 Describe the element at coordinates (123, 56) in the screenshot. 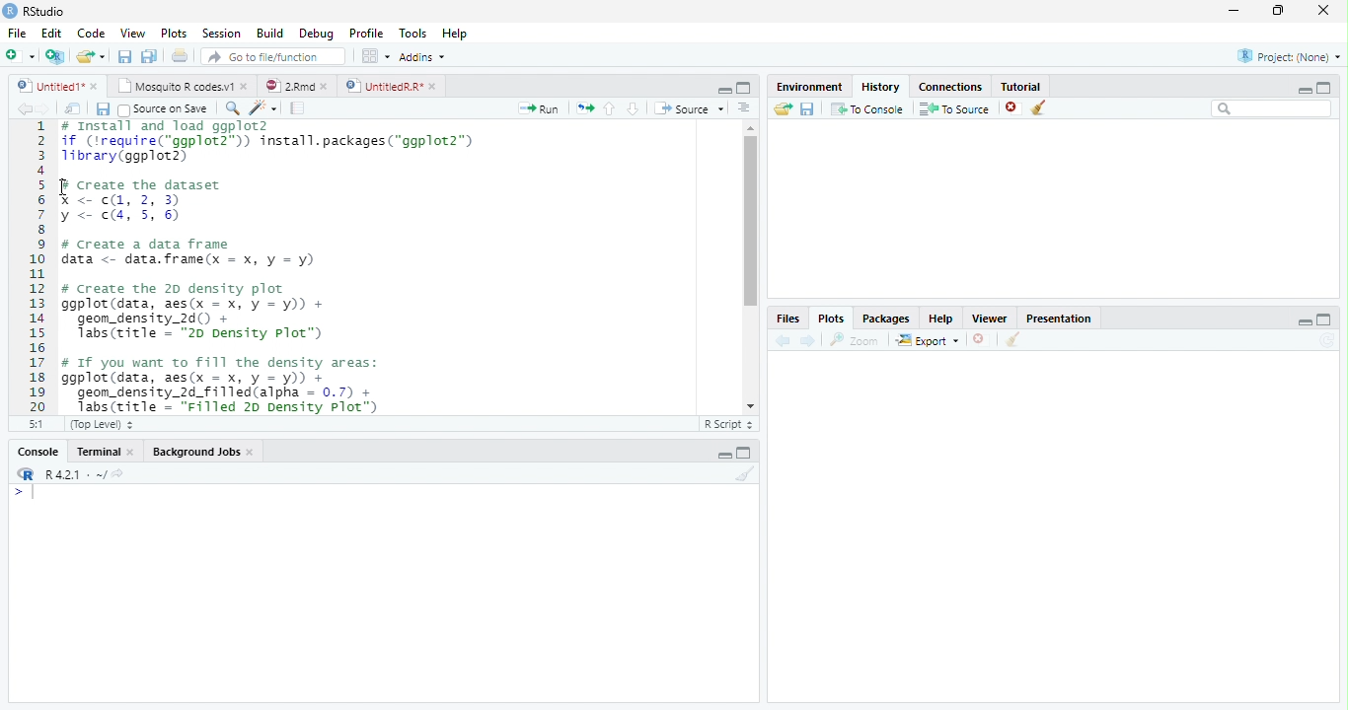

I see `save current document` at that location.